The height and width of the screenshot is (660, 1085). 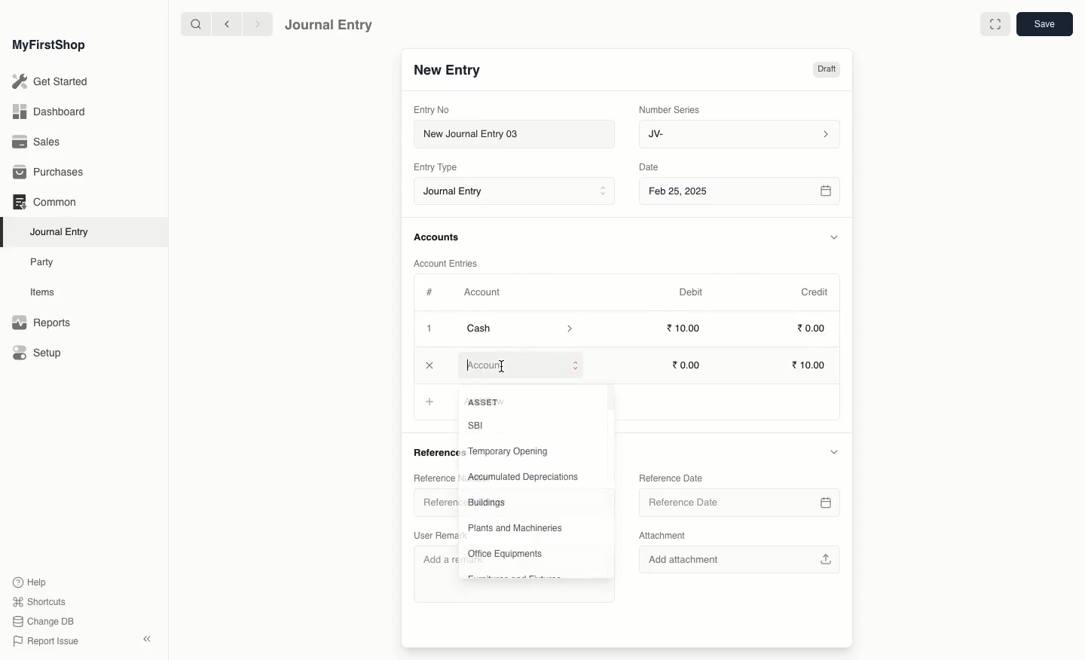 I want to click on 1, so click(x=431, y=330).